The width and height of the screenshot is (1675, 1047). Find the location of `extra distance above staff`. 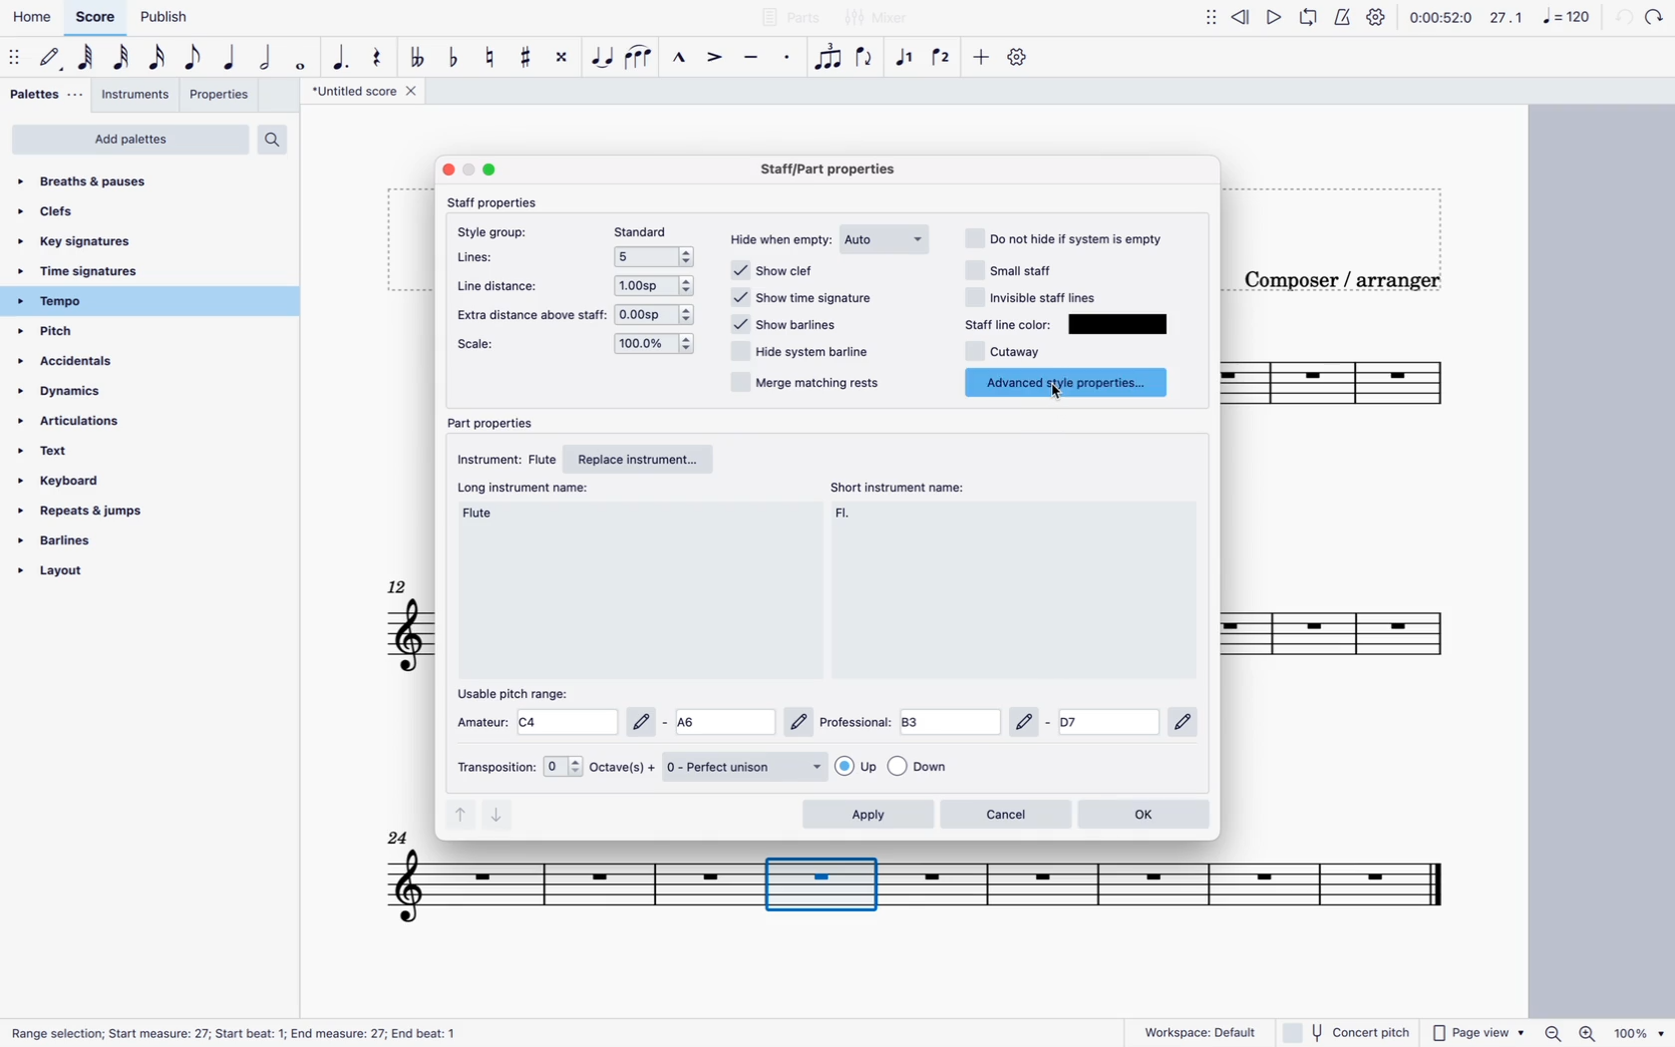

extra distance above staff is located at coordinates (532, 315).